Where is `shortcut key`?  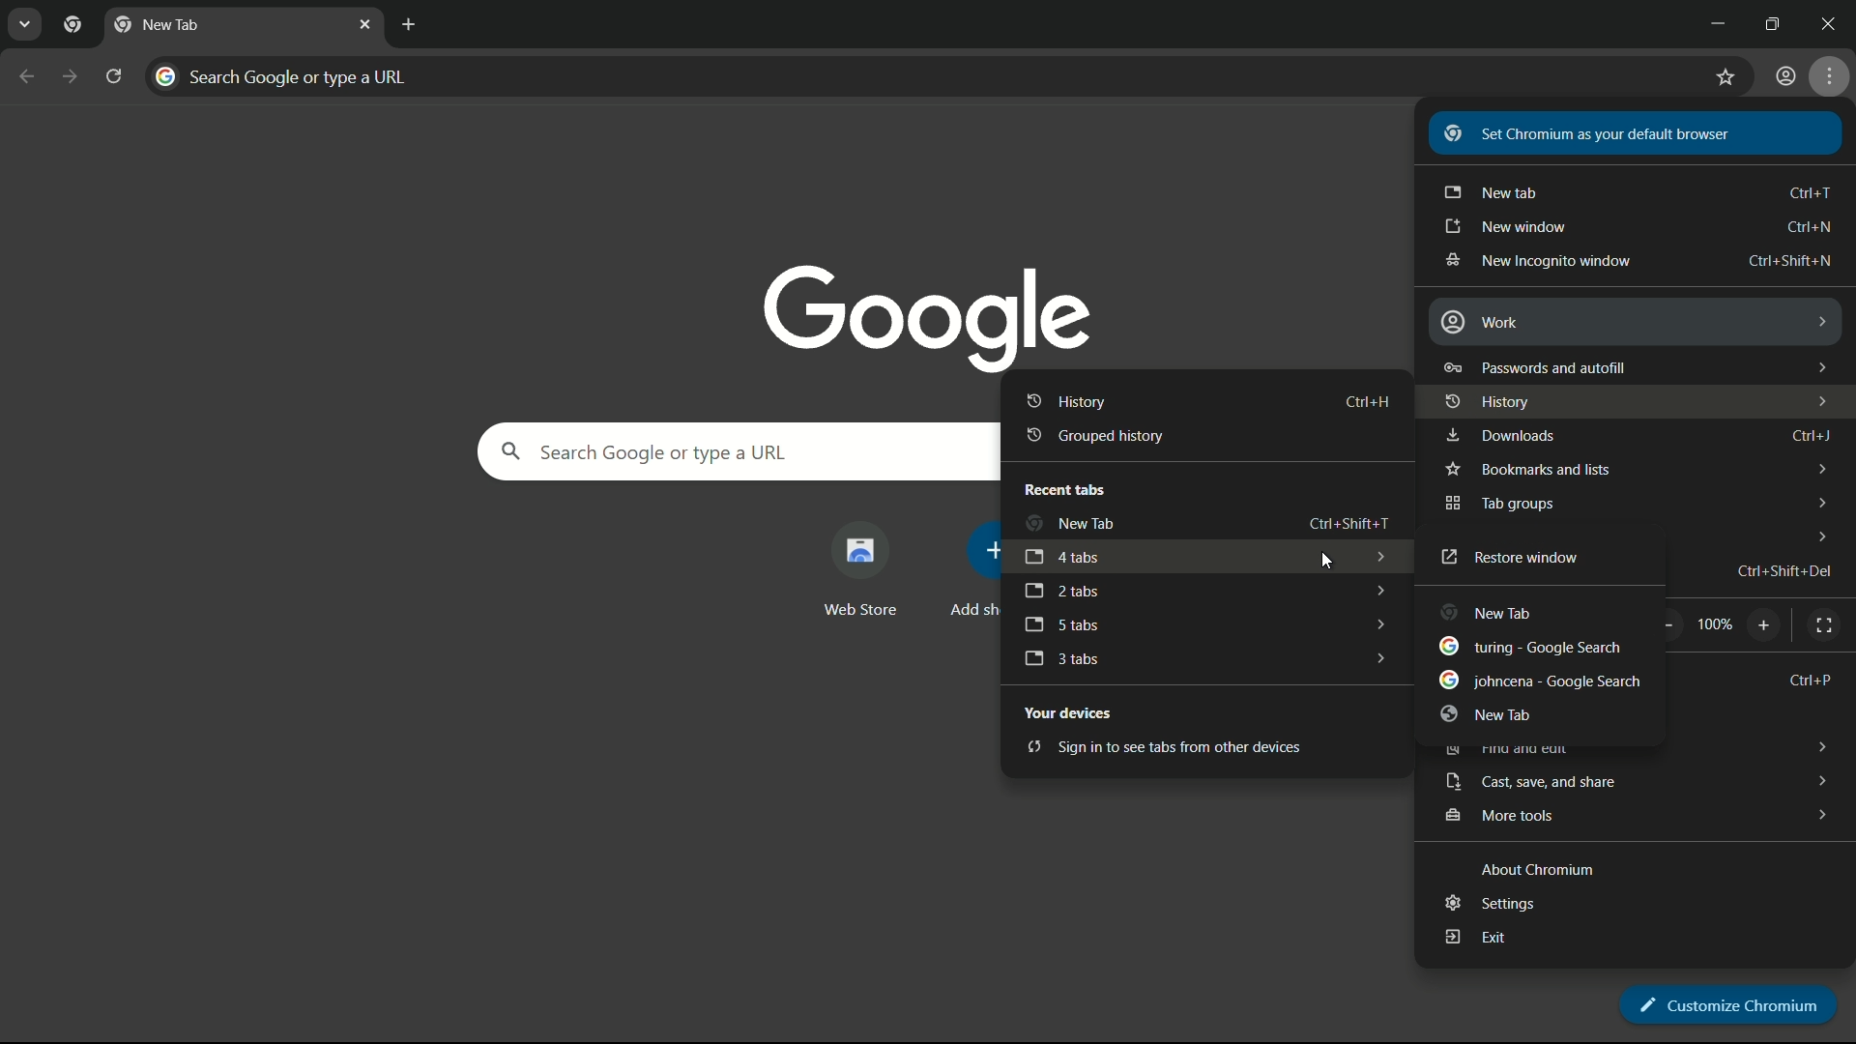
shortcut key is located at coordinates (1366, 399).